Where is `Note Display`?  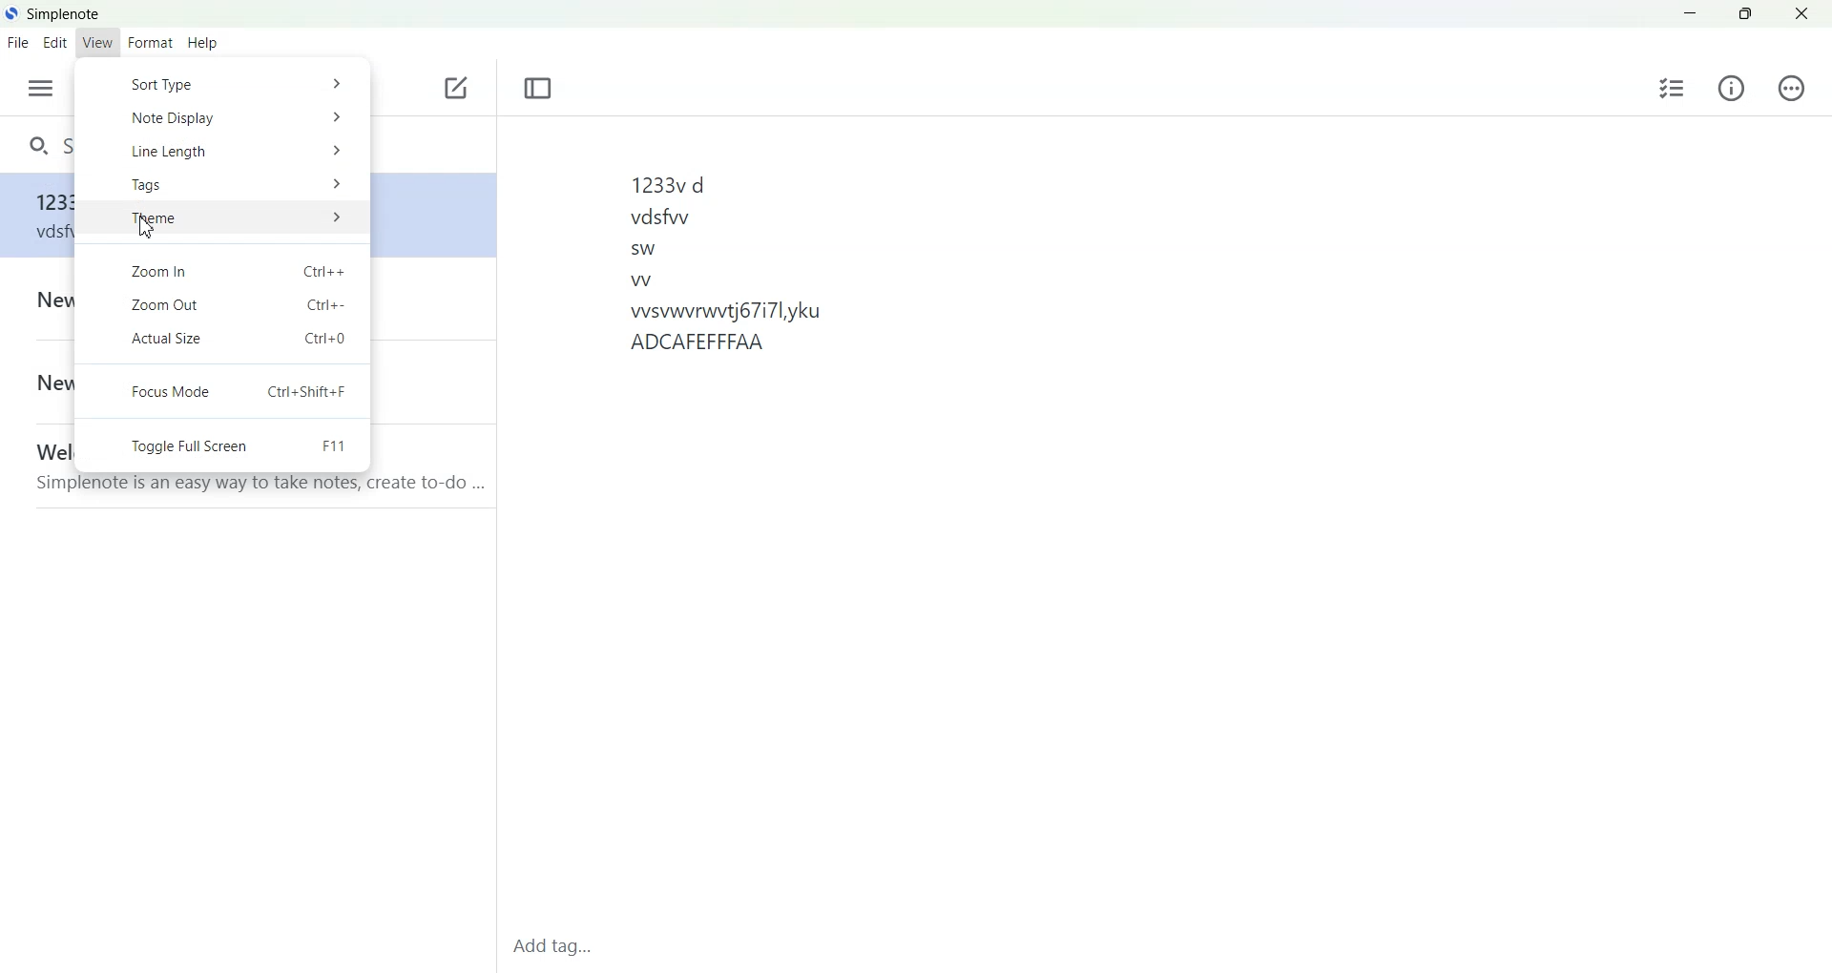
Note Display is located at coordinates (222, 119).